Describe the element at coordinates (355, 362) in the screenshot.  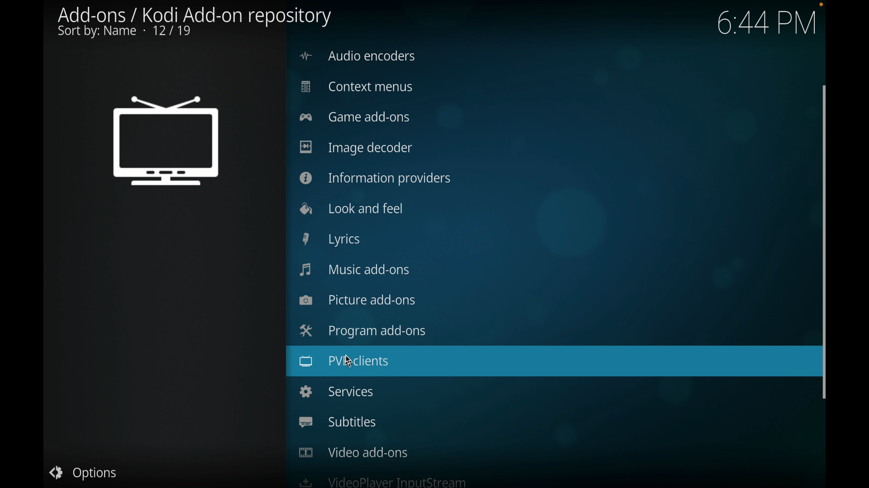
I see `cursor` at that location.